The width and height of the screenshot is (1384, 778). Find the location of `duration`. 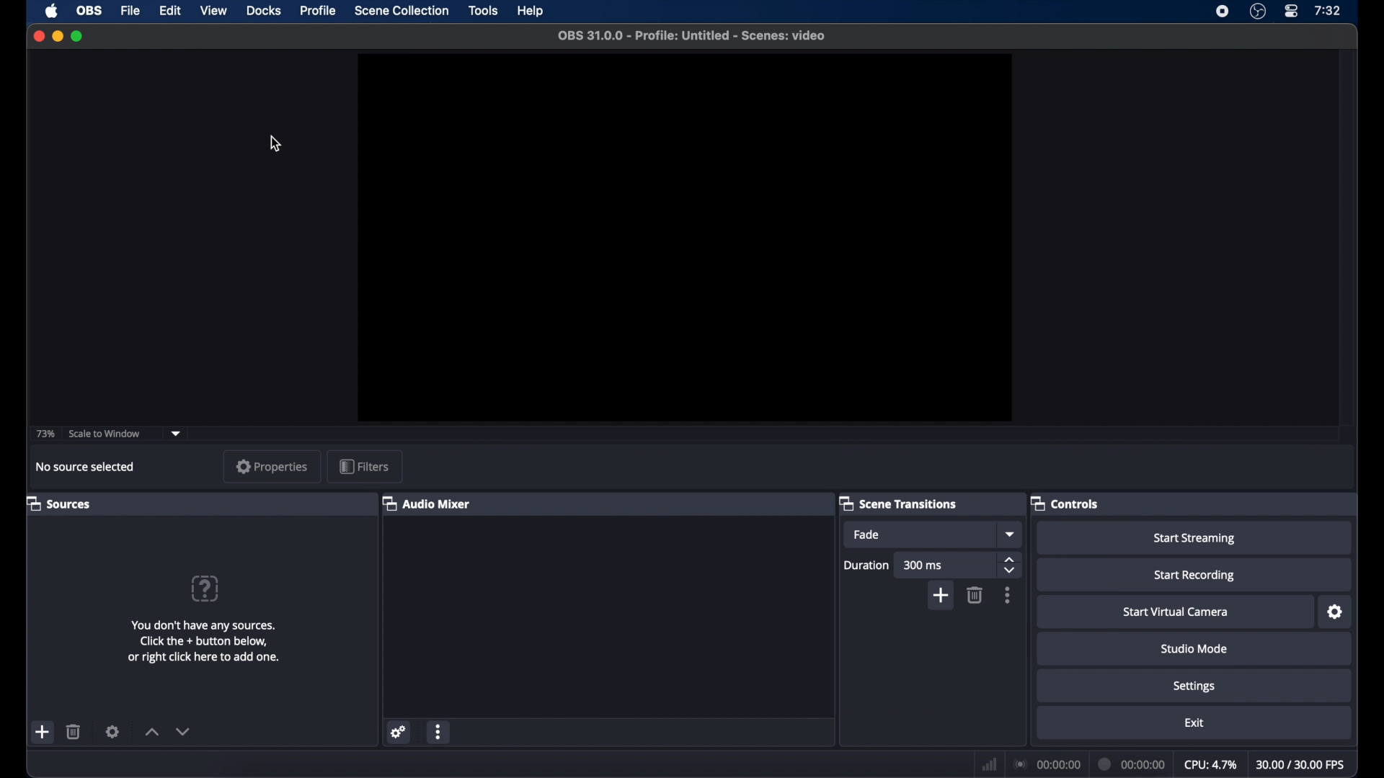

duration is located at coordinates (865, 565).